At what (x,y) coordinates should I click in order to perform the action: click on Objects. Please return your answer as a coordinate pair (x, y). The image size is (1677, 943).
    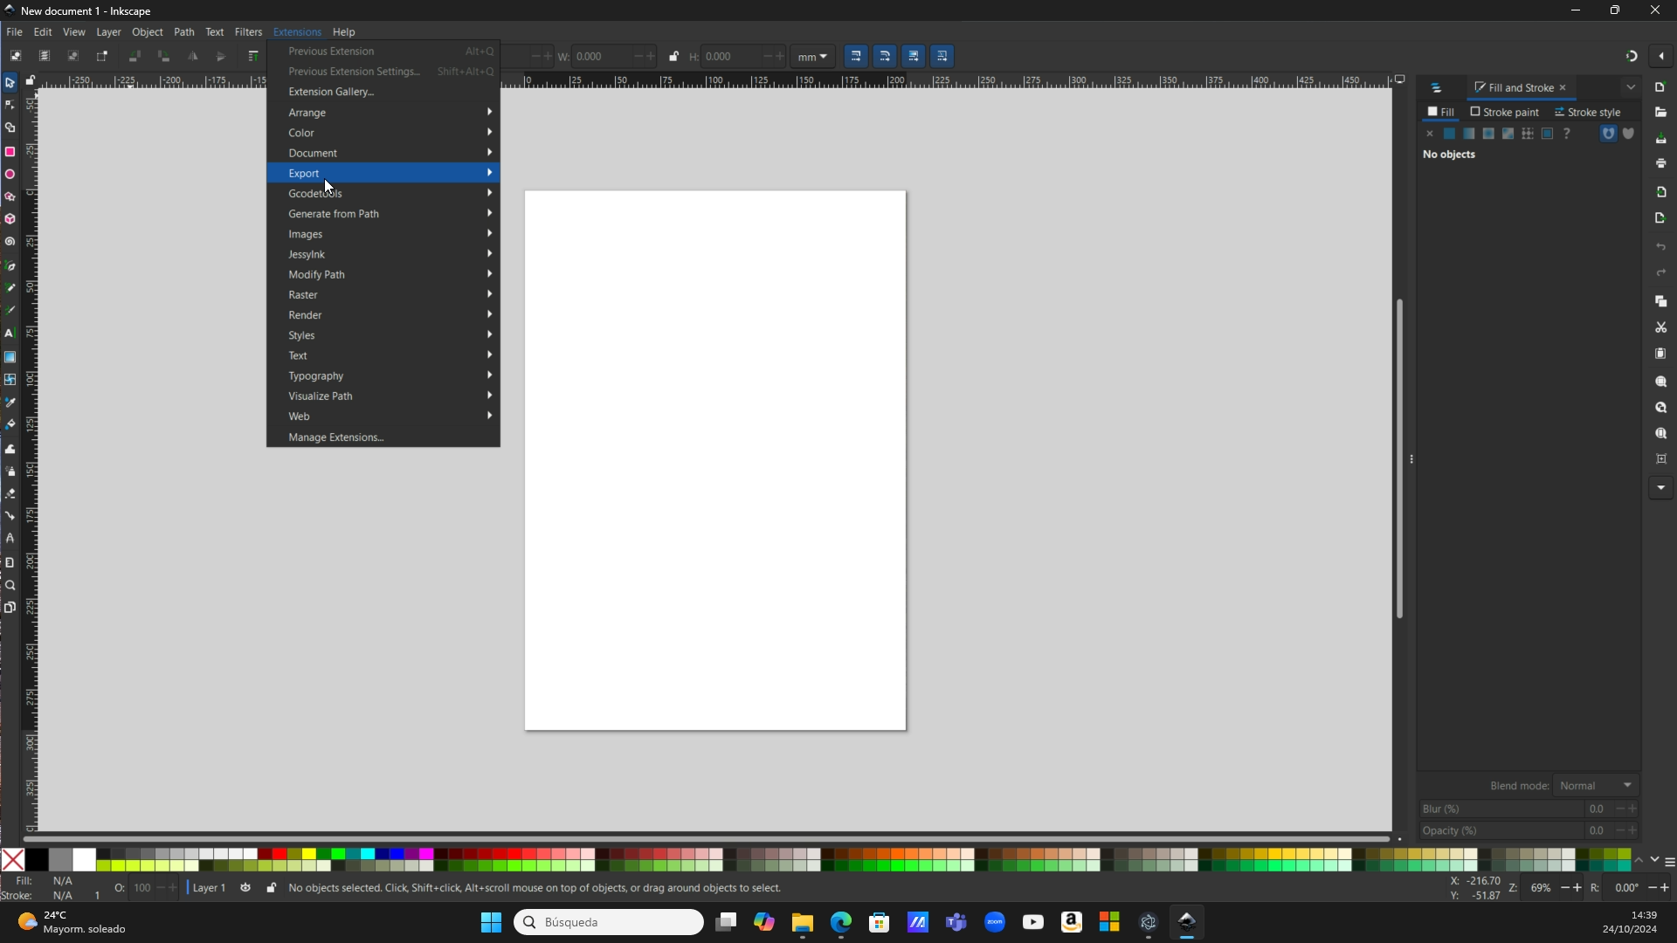
    Looking at the image, I should click on (1500, 149).